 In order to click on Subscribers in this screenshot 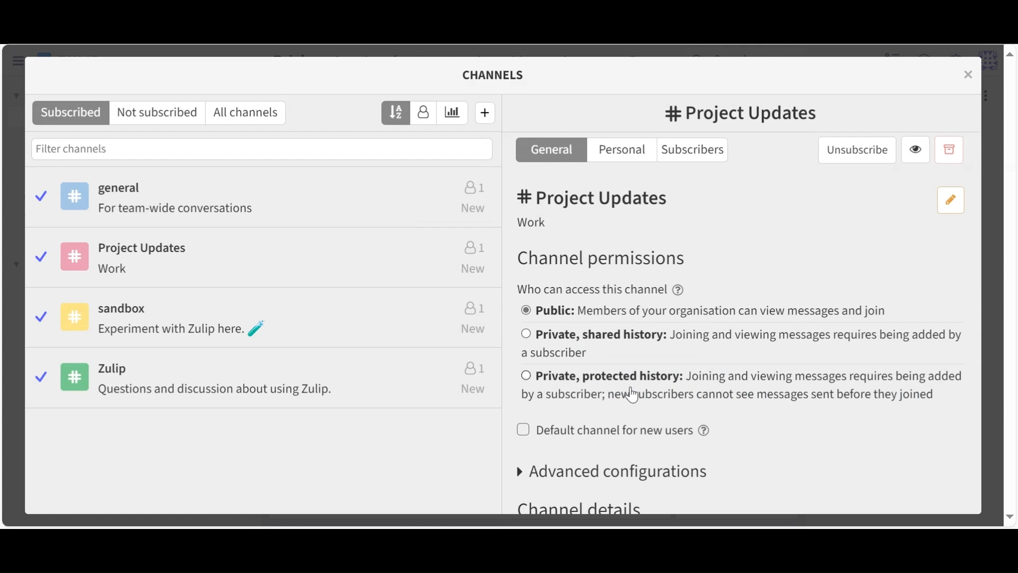, I will do `click(697, 151)`.